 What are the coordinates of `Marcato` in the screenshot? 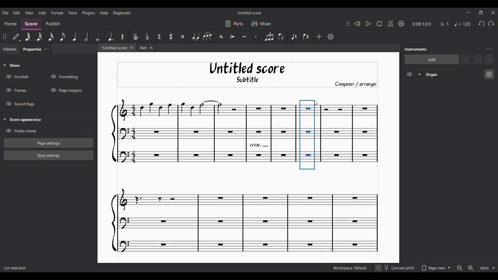 It's located at (220, 37).